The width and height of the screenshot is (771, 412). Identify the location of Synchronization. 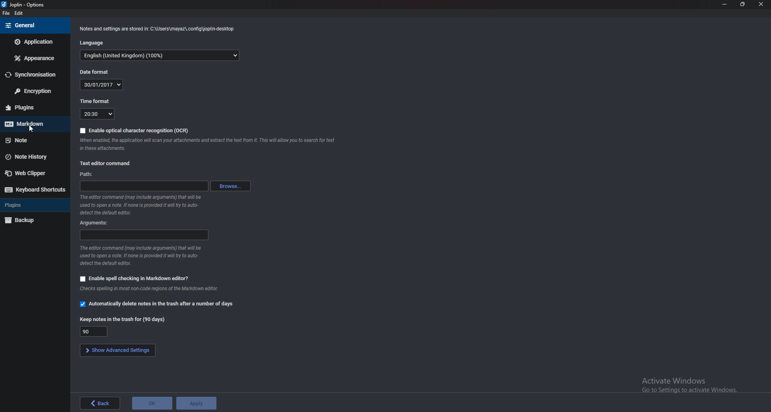
(34, 75).